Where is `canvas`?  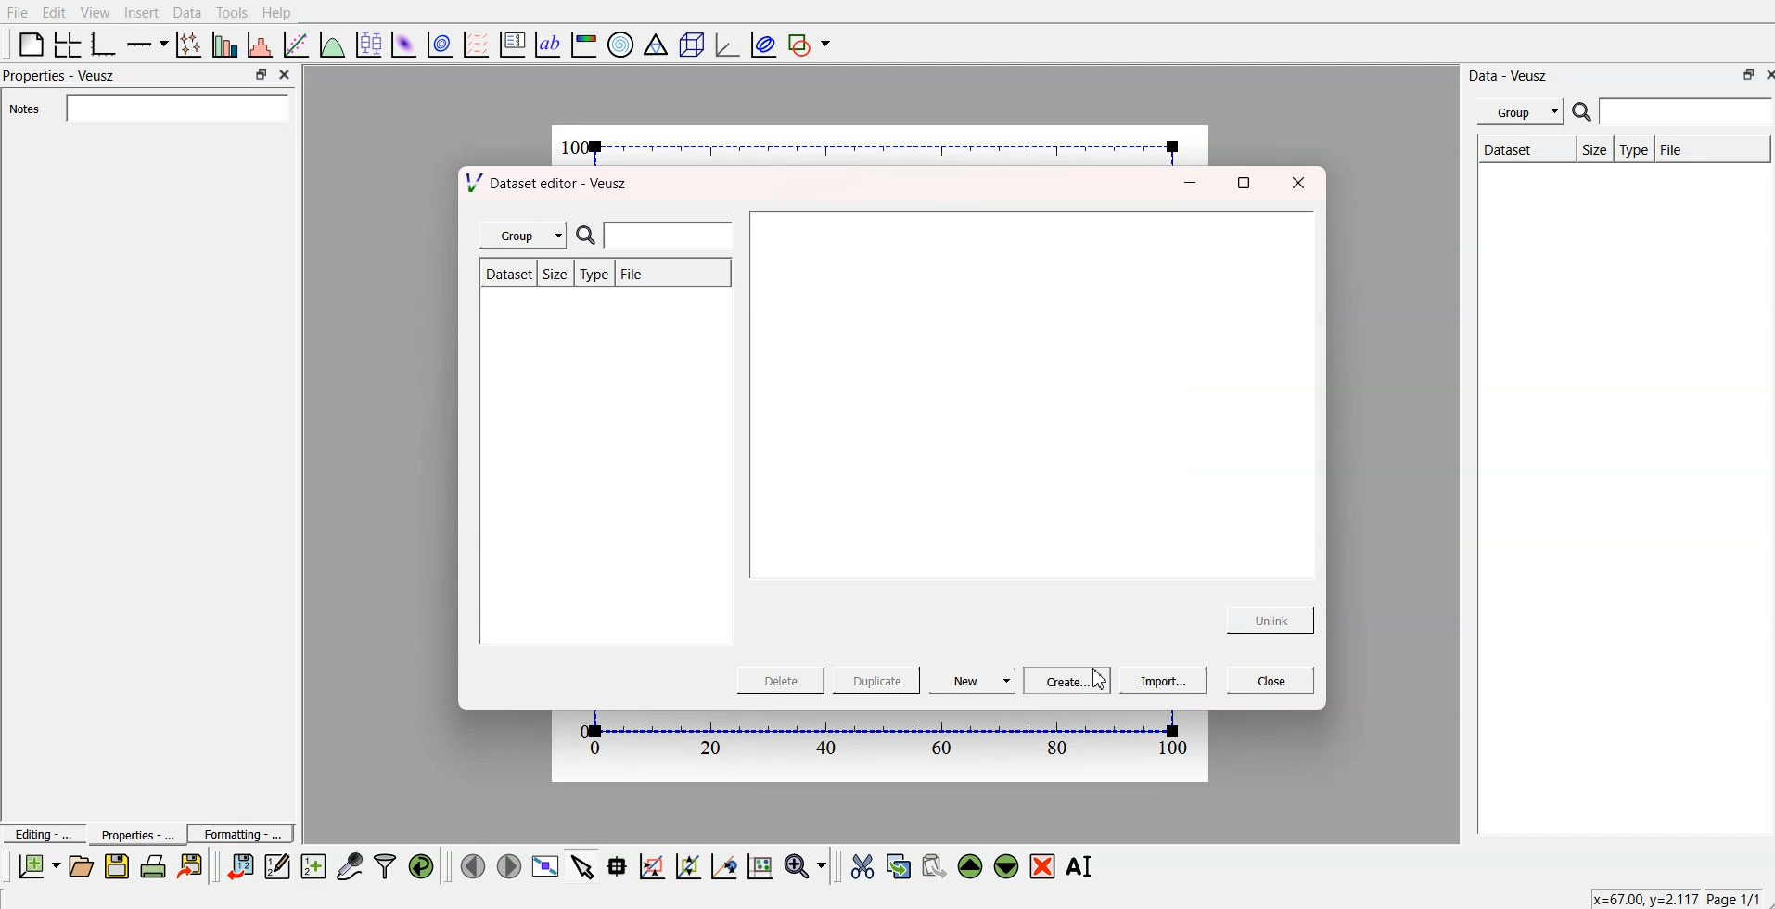 canvas is located at coordinates (882, 746).